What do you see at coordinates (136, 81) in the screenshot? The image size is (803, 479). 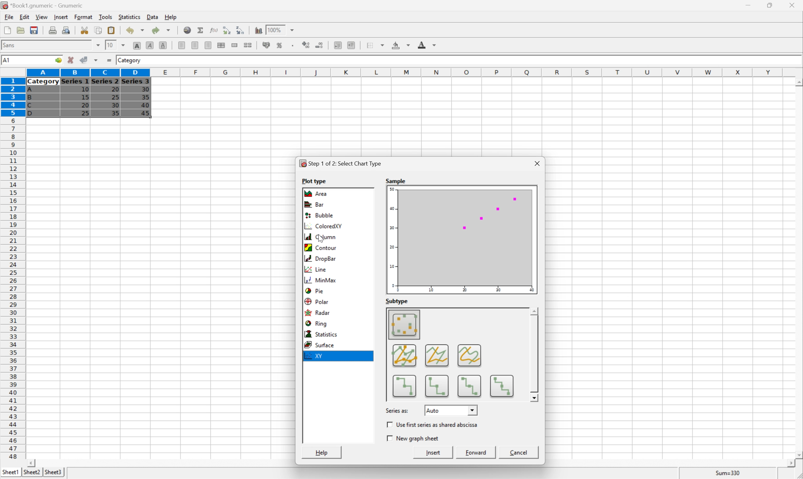 I see `Series 3` at bounding box center [136, 81].